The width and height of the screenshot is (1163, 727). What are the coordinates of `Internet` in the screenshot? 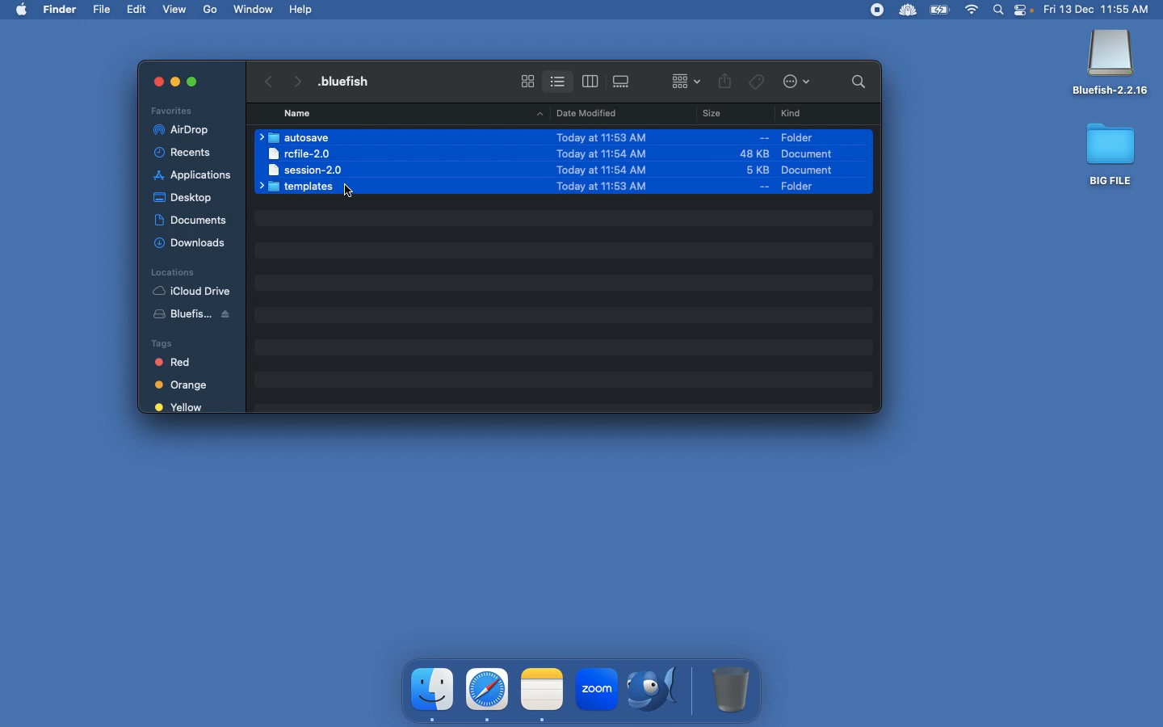 It's located at (972, 11).